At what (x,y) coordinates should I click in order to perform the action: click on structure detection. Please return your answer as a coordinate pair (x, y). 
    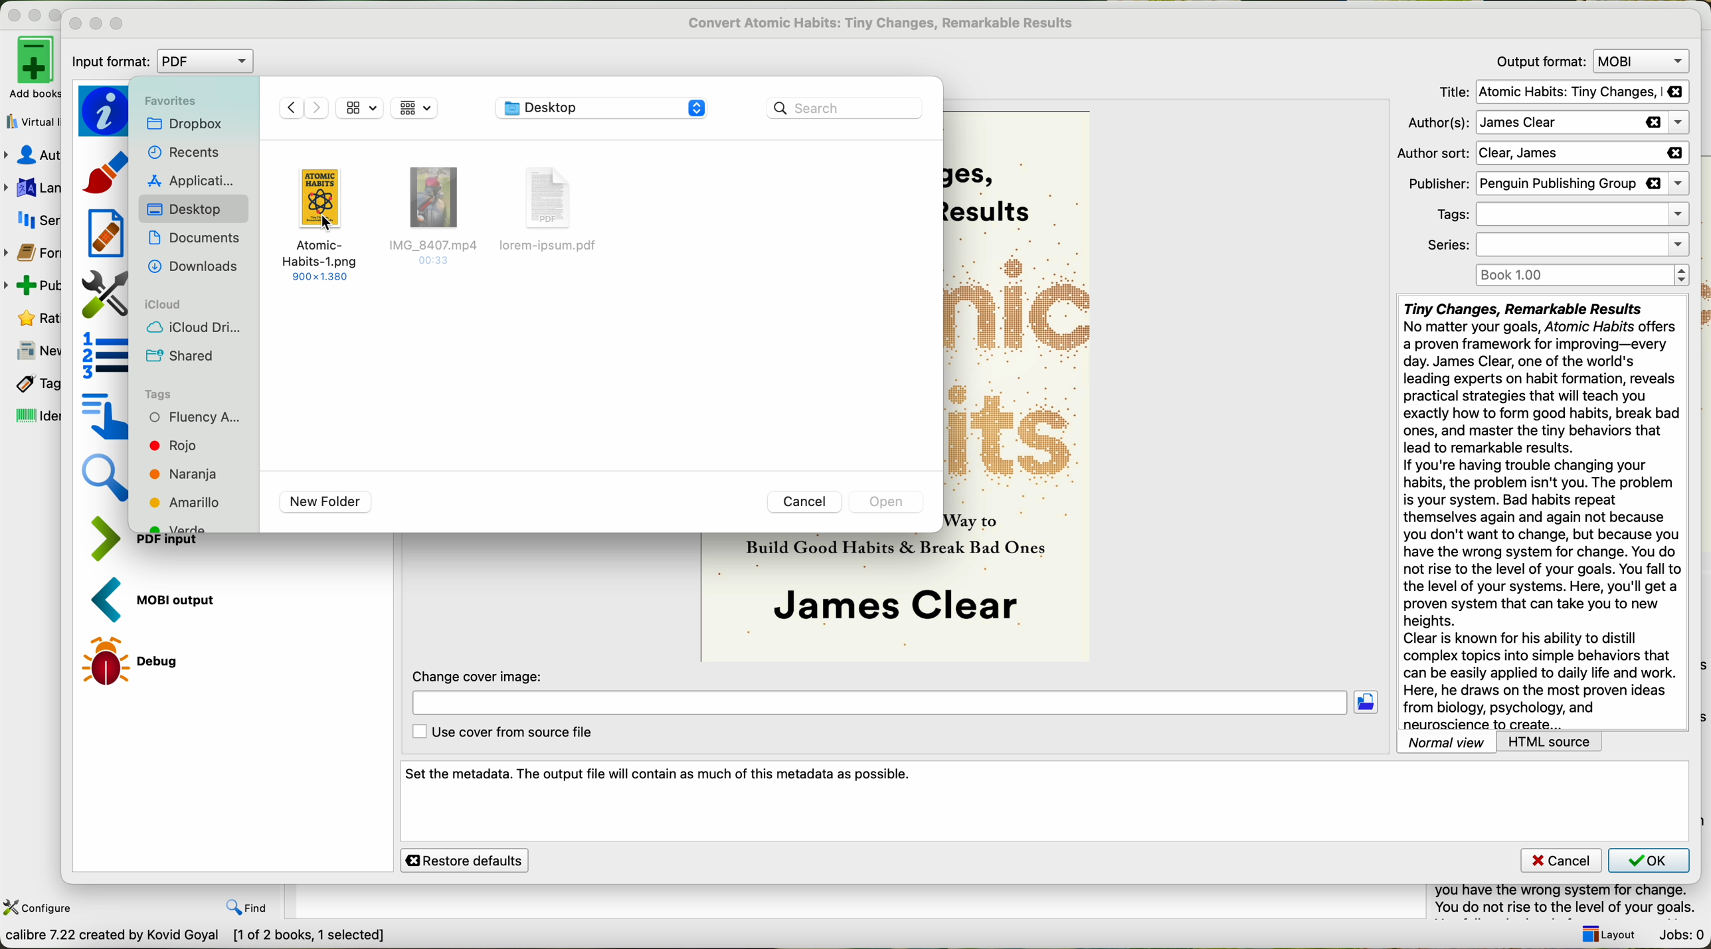
    Looking at the image, I should click on (105, 355).